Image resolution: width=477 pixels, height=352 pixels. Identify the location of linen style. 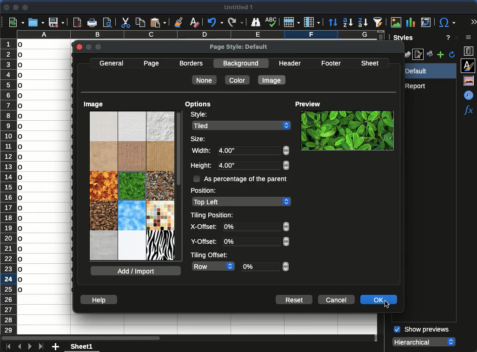
(132, 185).